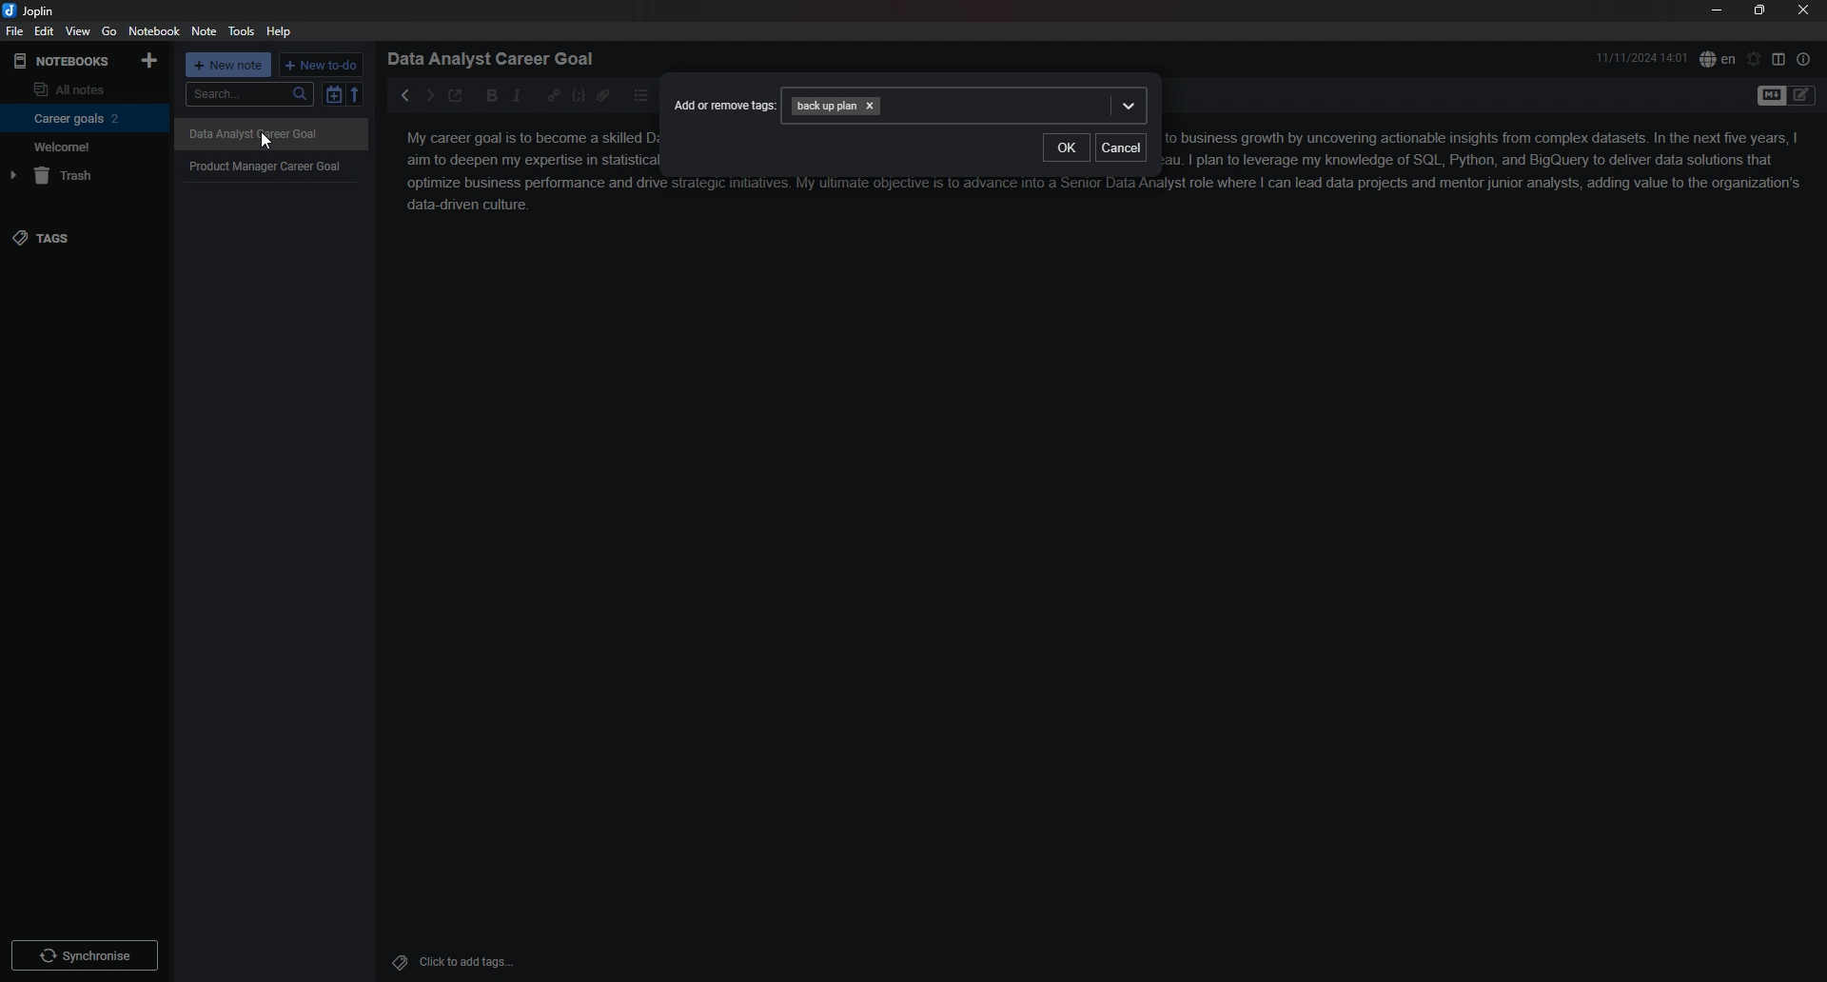 This screenshot has height=982, width=1827. What do you see at coordinates (265, 143) in the screenshot?
I see `Cursor` at bounding box center [265, 143].